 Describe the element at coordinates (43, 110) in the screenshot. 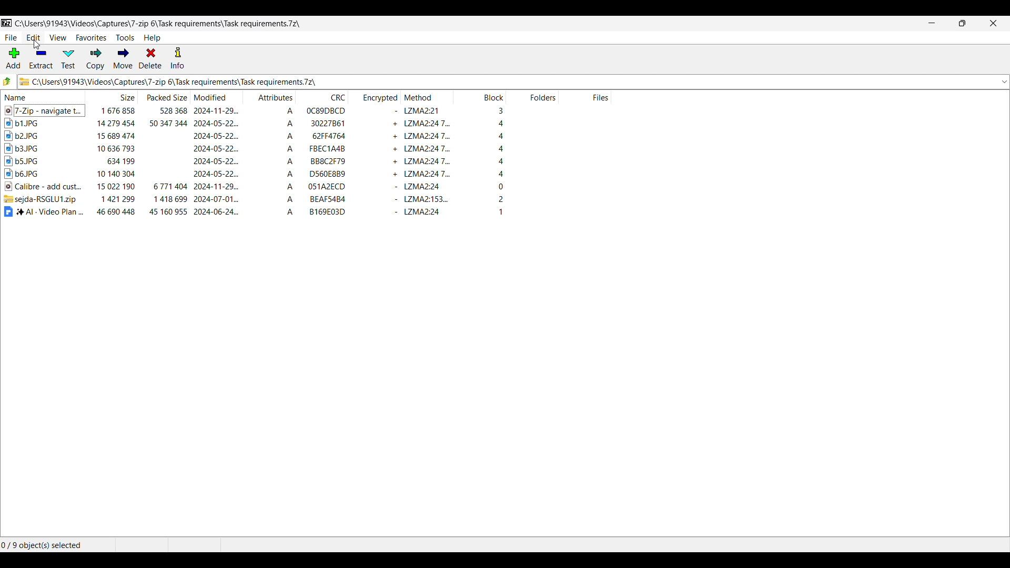

I see `video file` at that location.